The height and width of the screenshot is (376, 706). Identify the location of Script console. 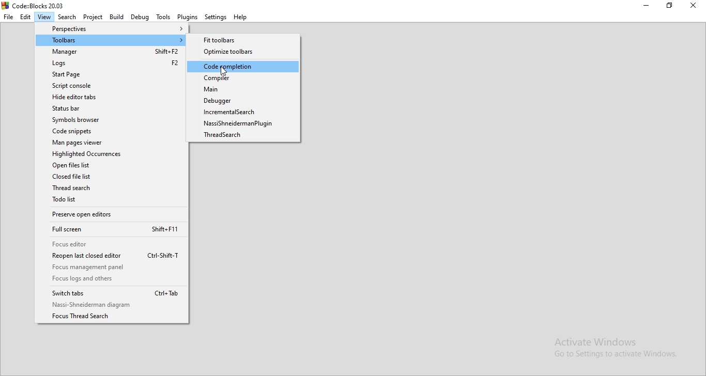
(110, 86).